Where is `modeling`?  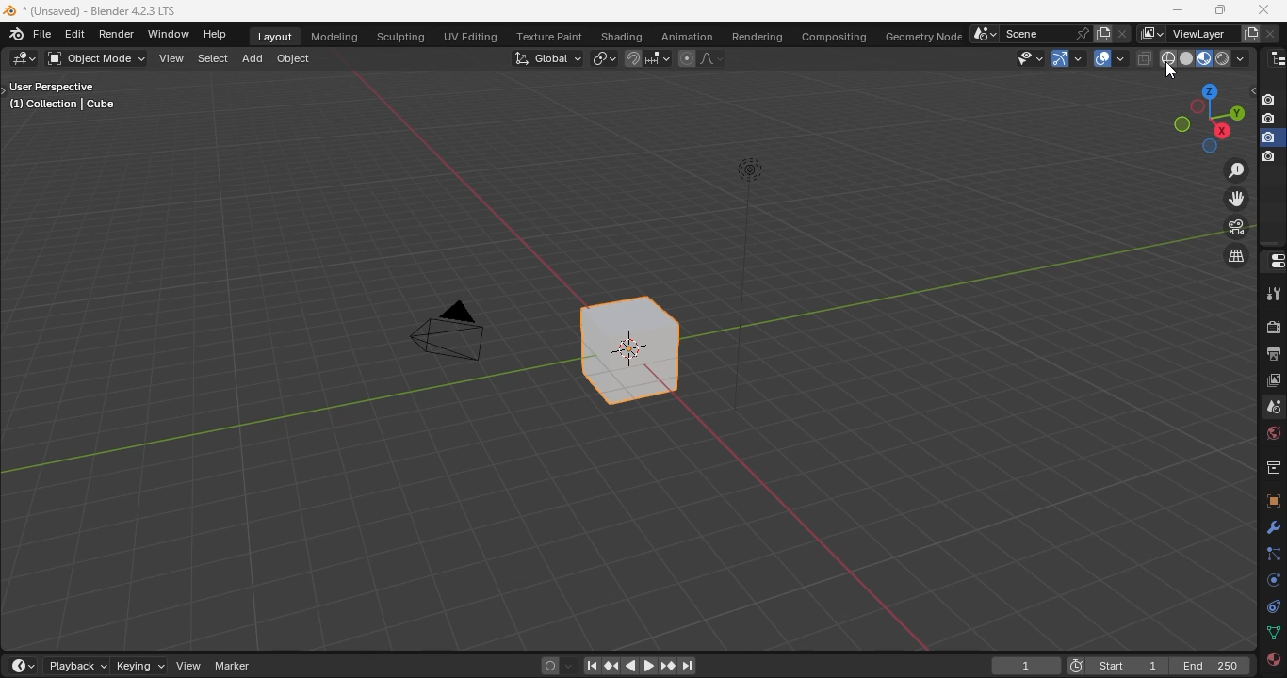
modeling is located at coordinates (336, 37).